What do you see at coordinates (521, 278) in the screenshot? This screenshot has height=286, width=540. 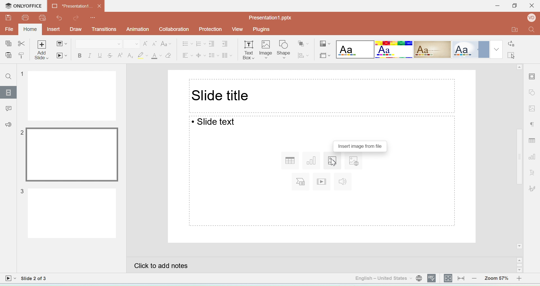 I see `Zoom in` at bounding box center [521, 278].